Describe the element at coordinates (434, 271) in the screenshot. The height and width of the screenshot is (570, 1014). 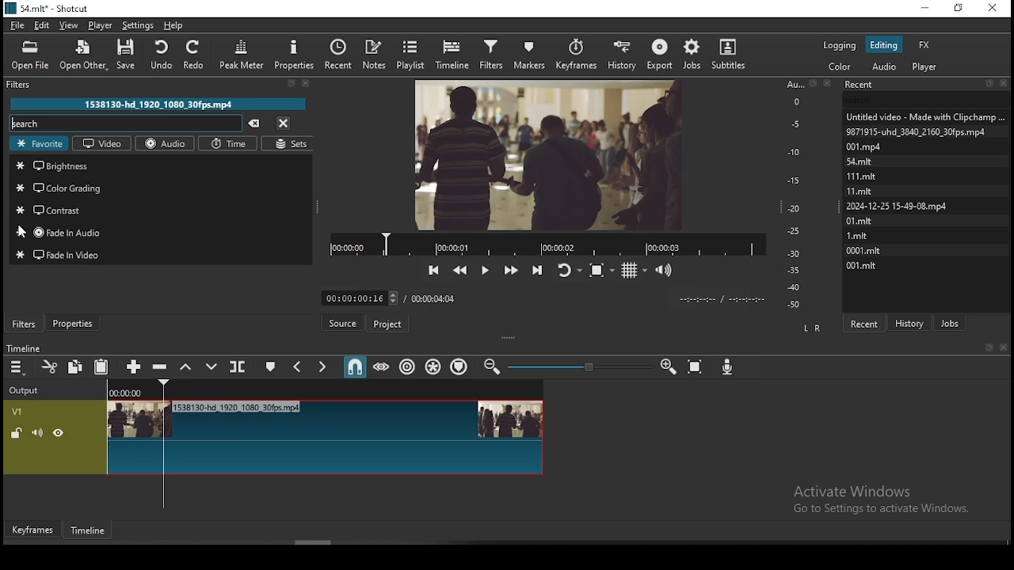
I see `skip to the previous point` at that location.